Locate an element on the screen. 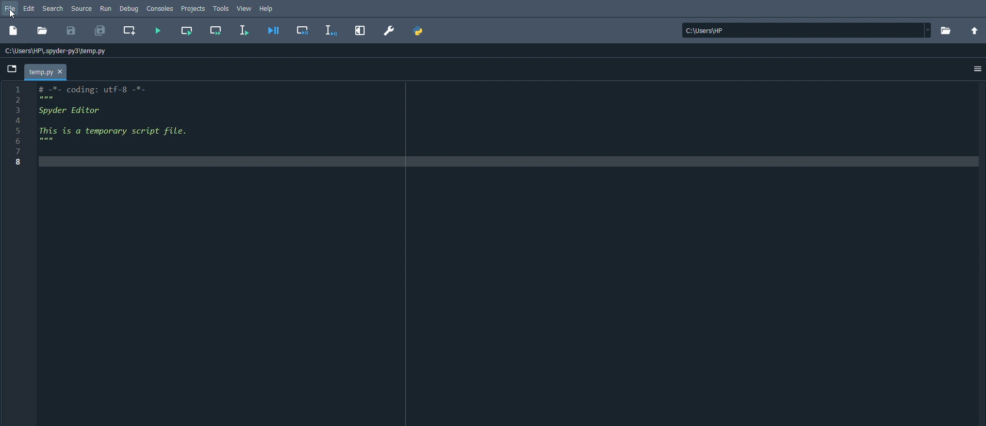  Open file is located at coordinates (41, 31).